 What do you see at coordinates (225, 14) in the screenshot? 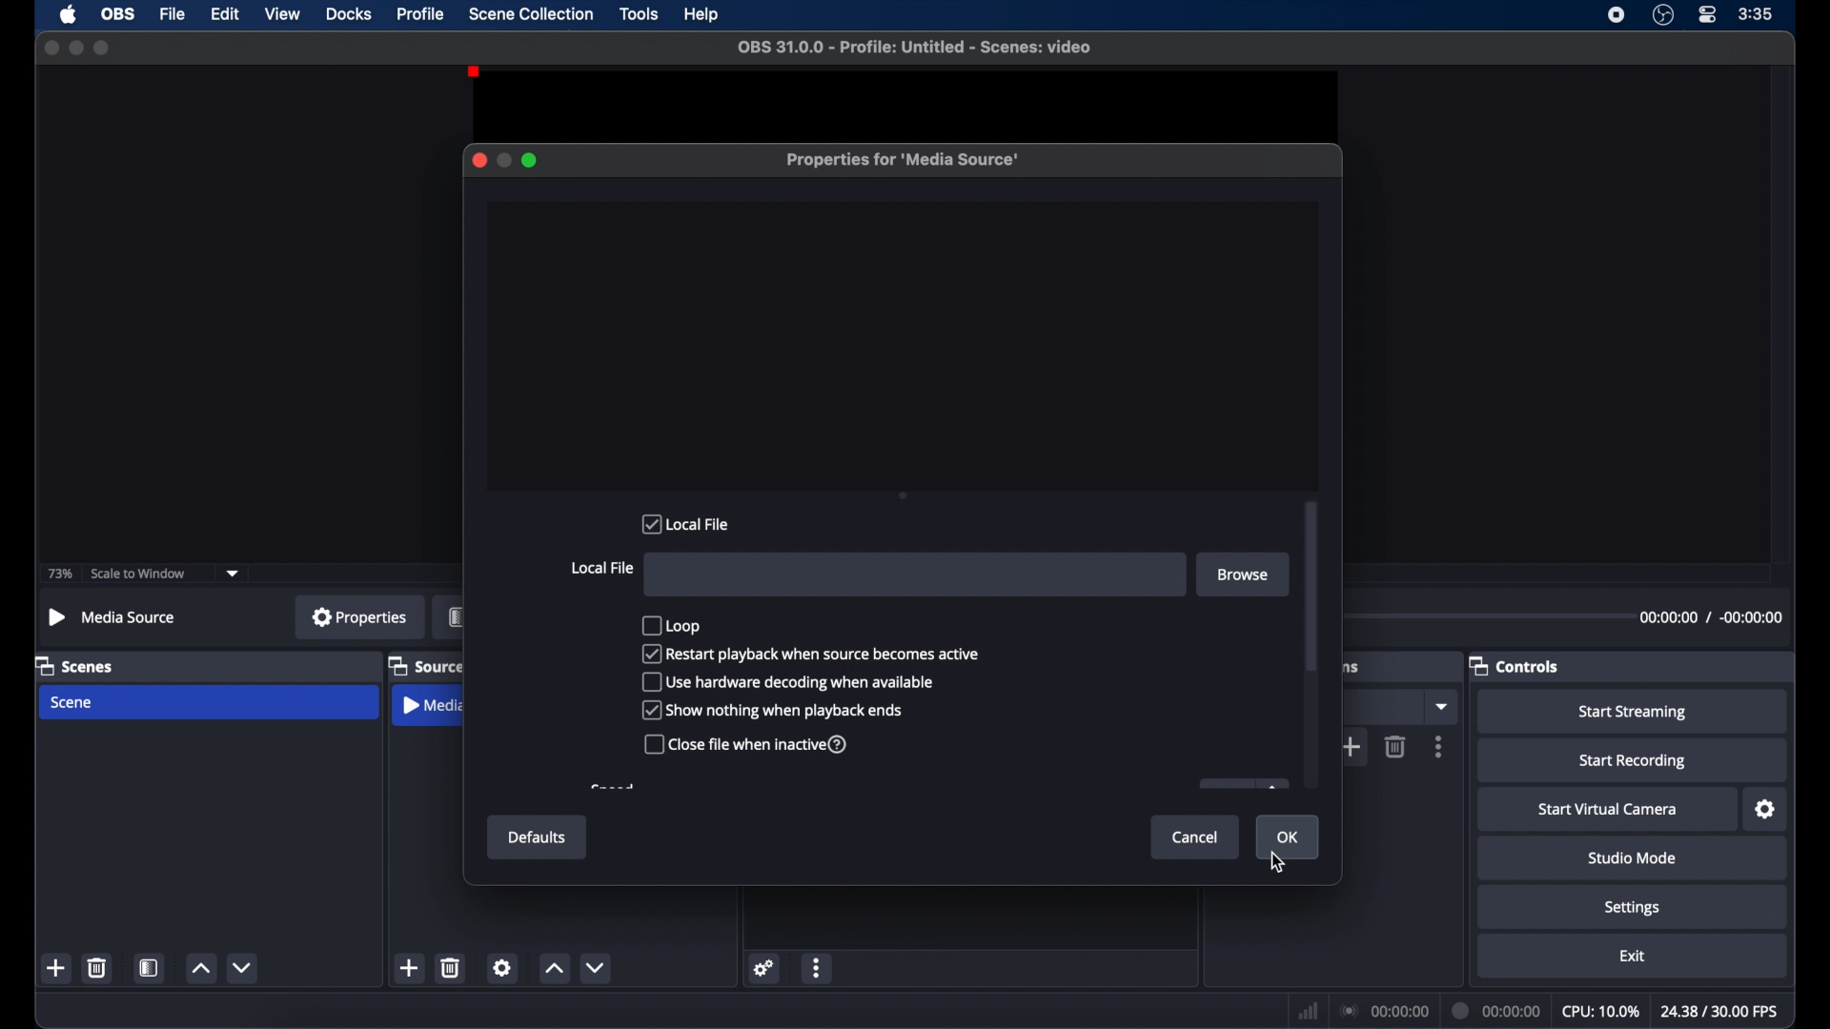
I see `edit` at bounding box center [225, 14].